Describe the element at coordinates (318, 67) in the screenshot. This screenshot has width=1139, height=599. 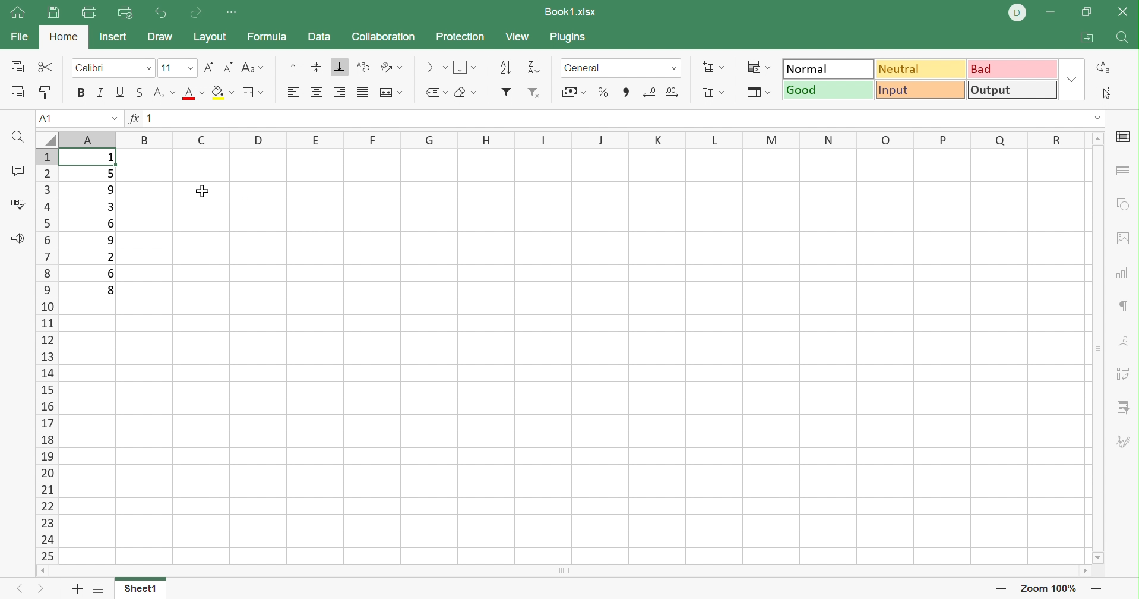
I see `Align Middle` at that location.